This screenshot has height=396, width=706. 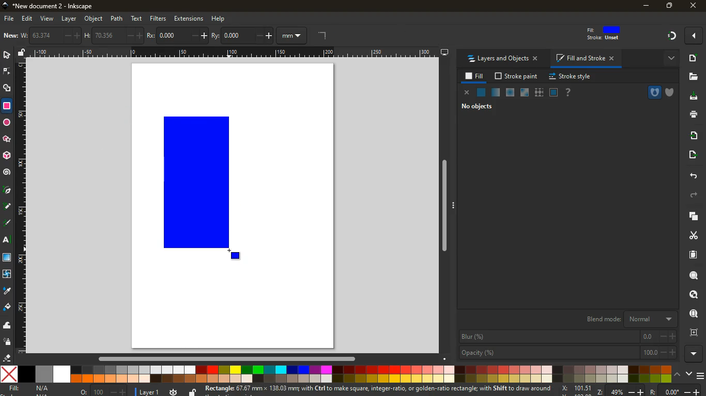 What do you see at coordinates (567, 353) in the screenshot?
I see `opacity` at bounding box center [567, 353].